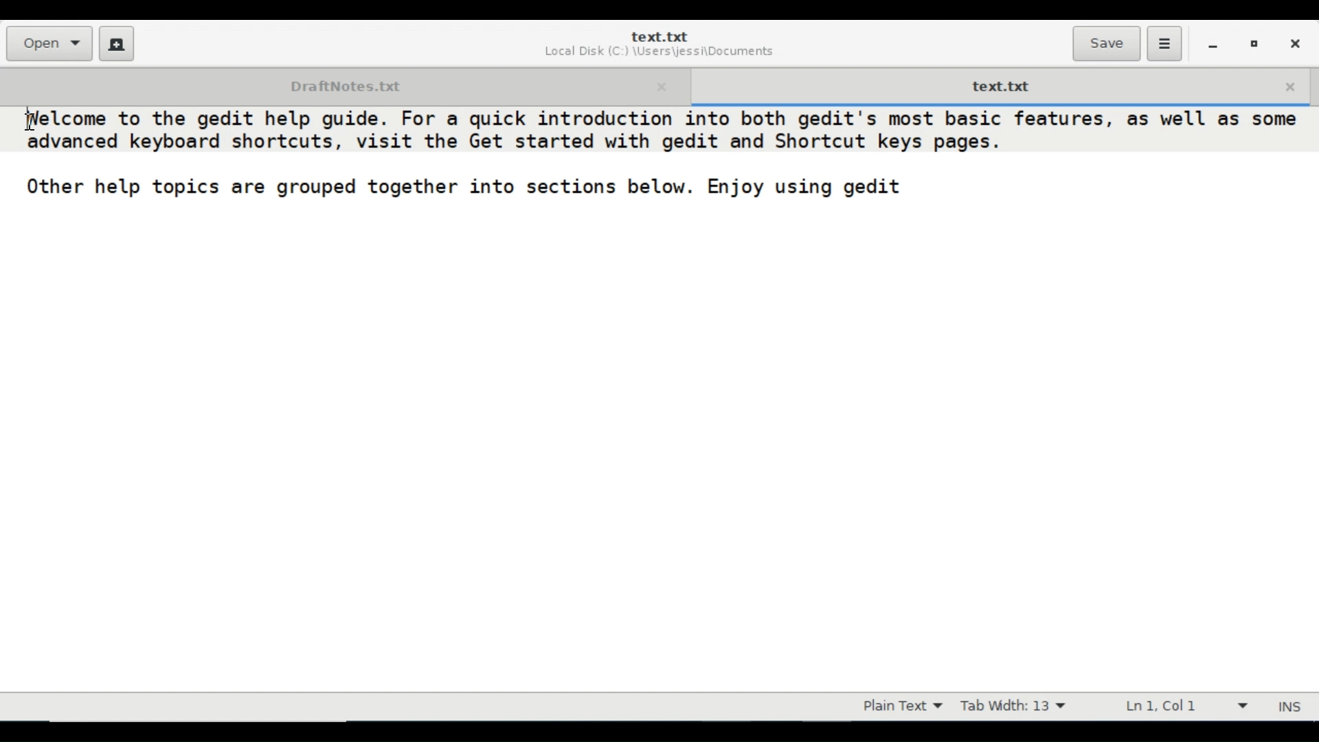  Describe the element at coordinates (1254, 43) in the screenshot. I see `Restore` at that location.